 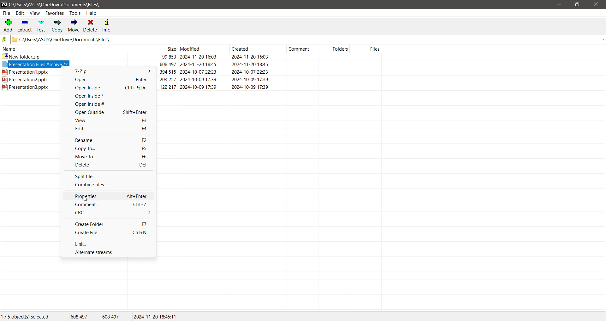 I want to click on Current Folder Path, so click(x=309, y=39).